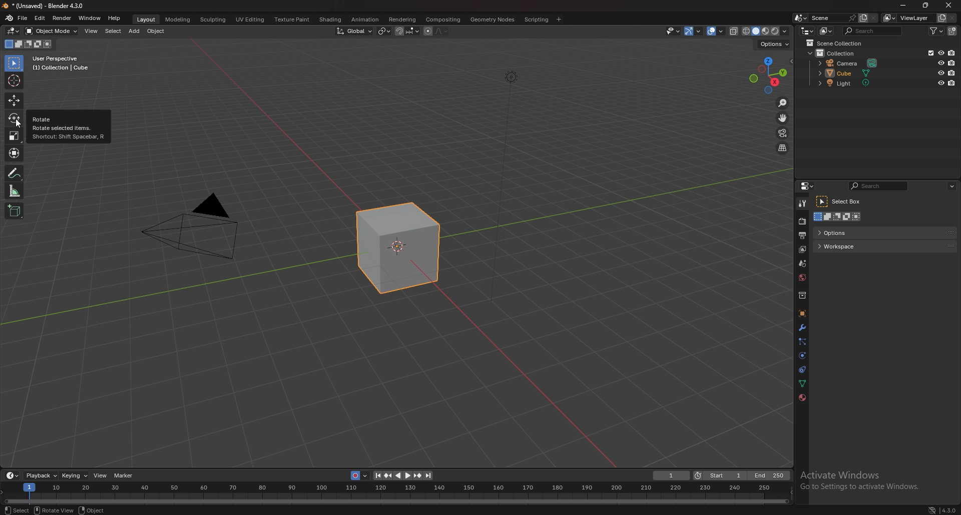  Describe the element at coordinates (879, 185) in the screenshot. I see `search` at that location.